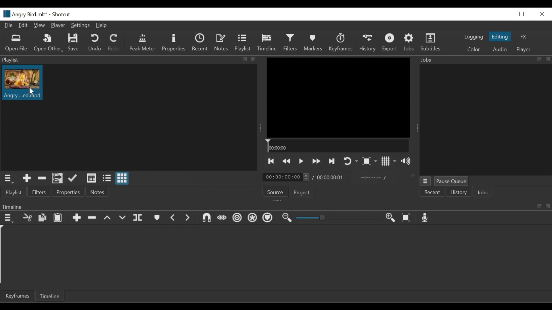 The height and width of the screenshot is (310, 552). I want to click on Toggle Zoom , so click(370, 161).